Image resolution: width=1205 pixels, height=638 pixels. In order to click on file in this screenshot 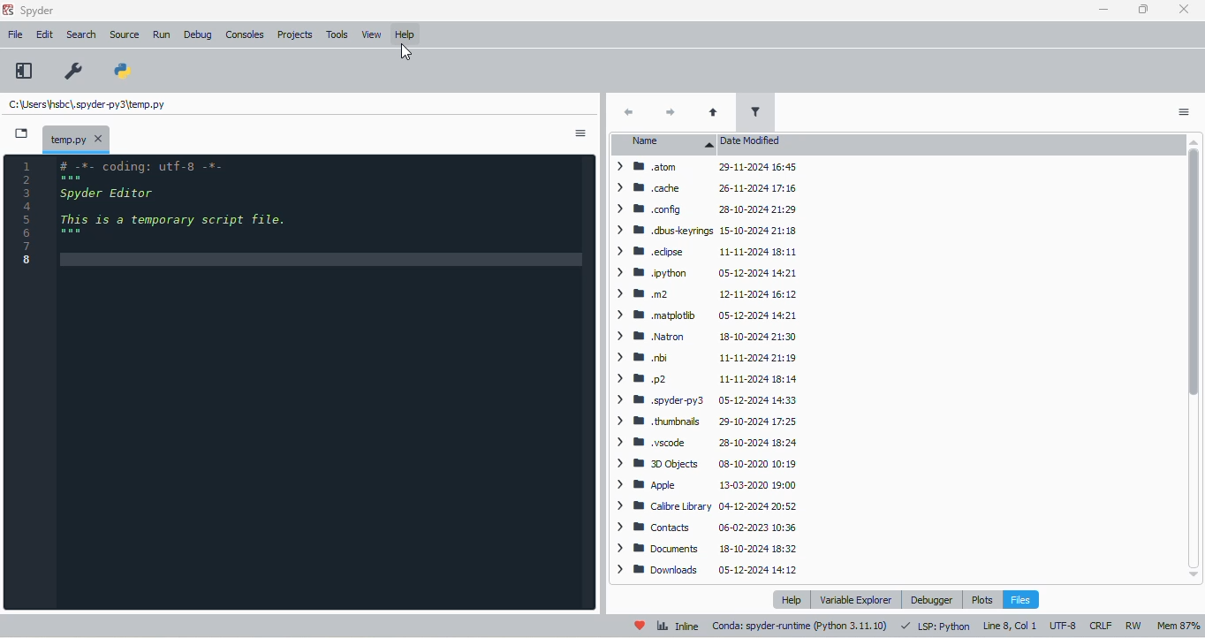, I will do `click(17, 34)`.